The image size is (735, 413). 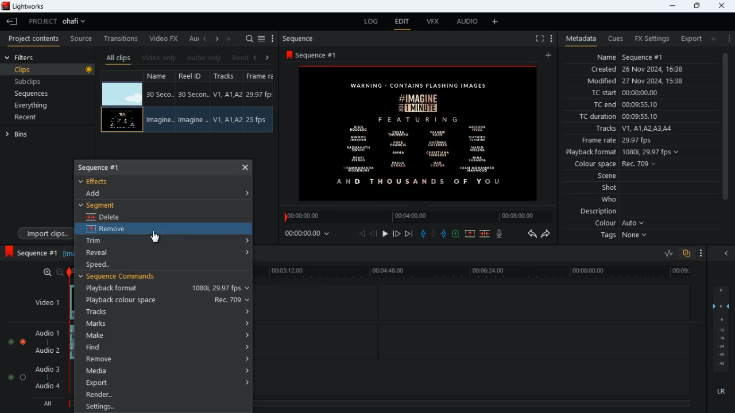 What do you see at coordinates (194, 38) in the screenshot?
I see `au` at bounding box center [194, 38].